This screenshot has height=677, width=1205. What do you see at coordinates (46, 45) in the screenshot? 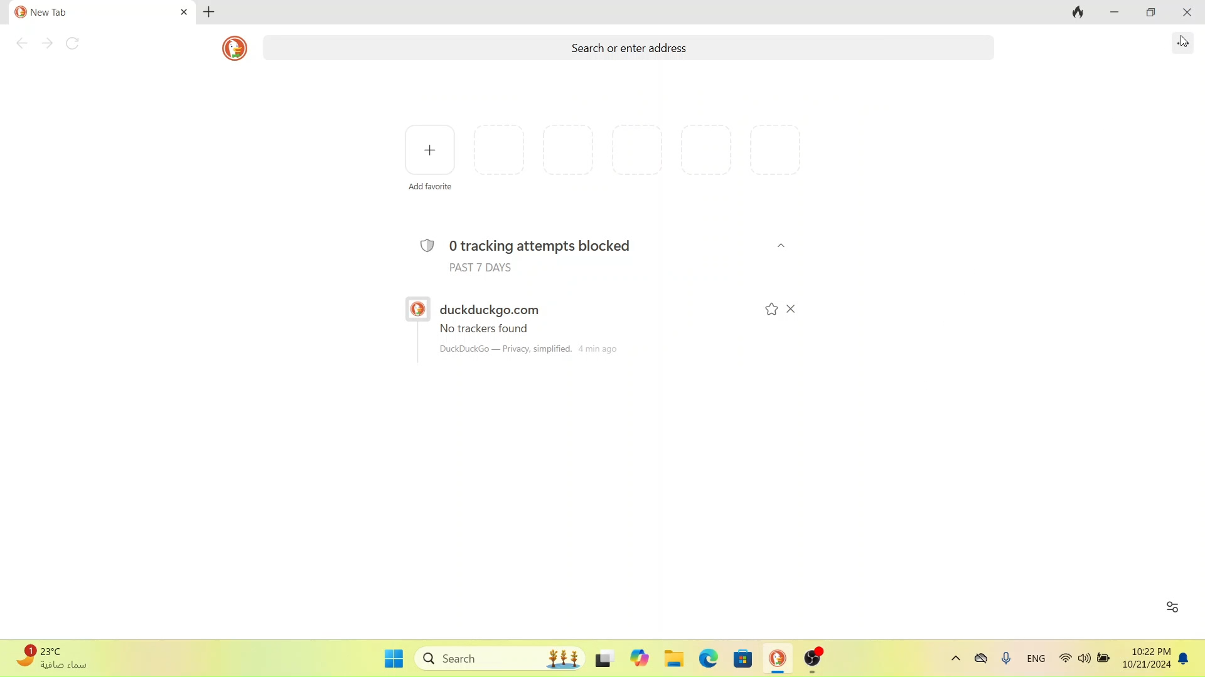
I see `go to next page` at bounding box center [46, 45].